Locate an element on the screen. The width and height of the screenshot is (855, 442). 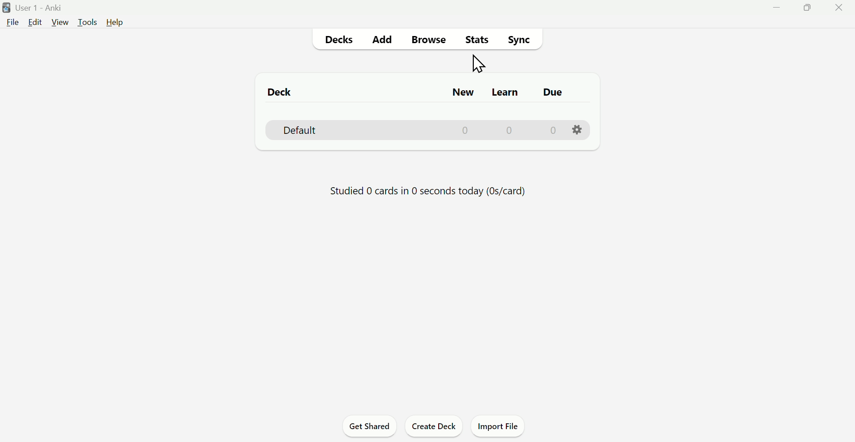
Minimize is located at coordinates (780, 10).